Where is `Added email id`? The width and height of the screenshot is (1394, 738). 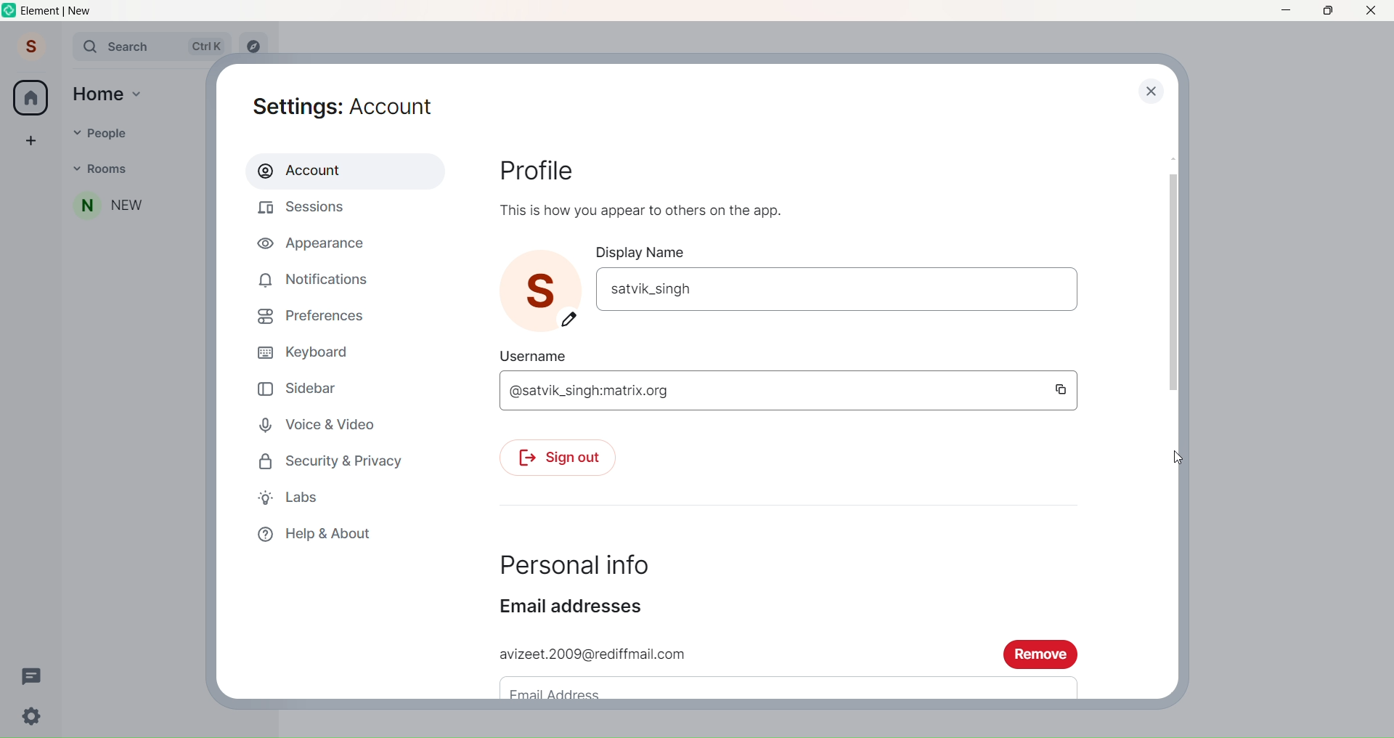
Added email id is located at coordinates (740, 653).